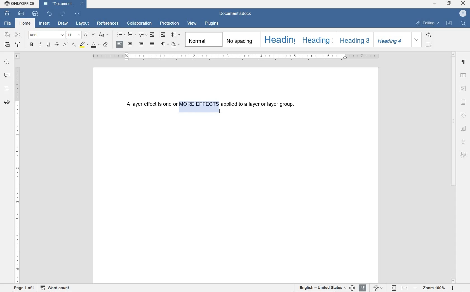  What do you see at coordinates (21, 13) in the screenshot?
I see `PRINT` at bounding box center [21, 13].